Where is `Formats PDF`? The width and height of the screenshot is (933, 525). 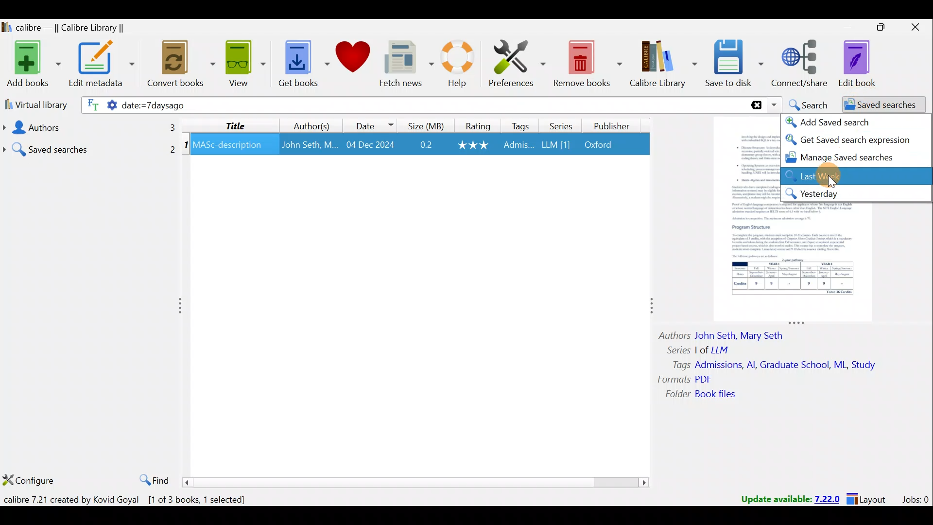
Formats PDF is located at coordinates (685, 379).